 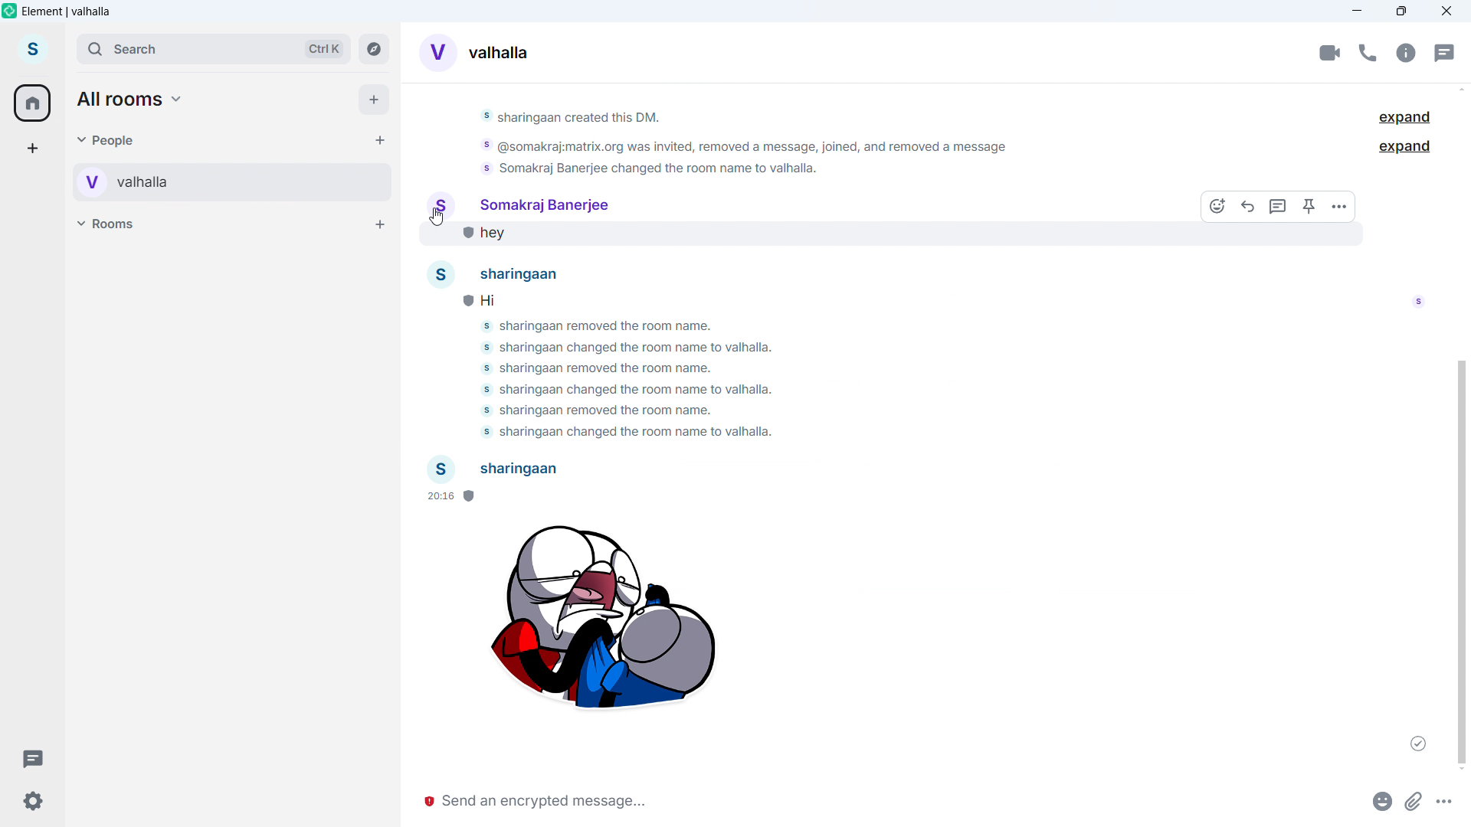 What do you see at coordinates (622, 390) in the screenshot?
I see `somakraj banerjee charged the room name to valhalla` at bounding box center [622, 390].